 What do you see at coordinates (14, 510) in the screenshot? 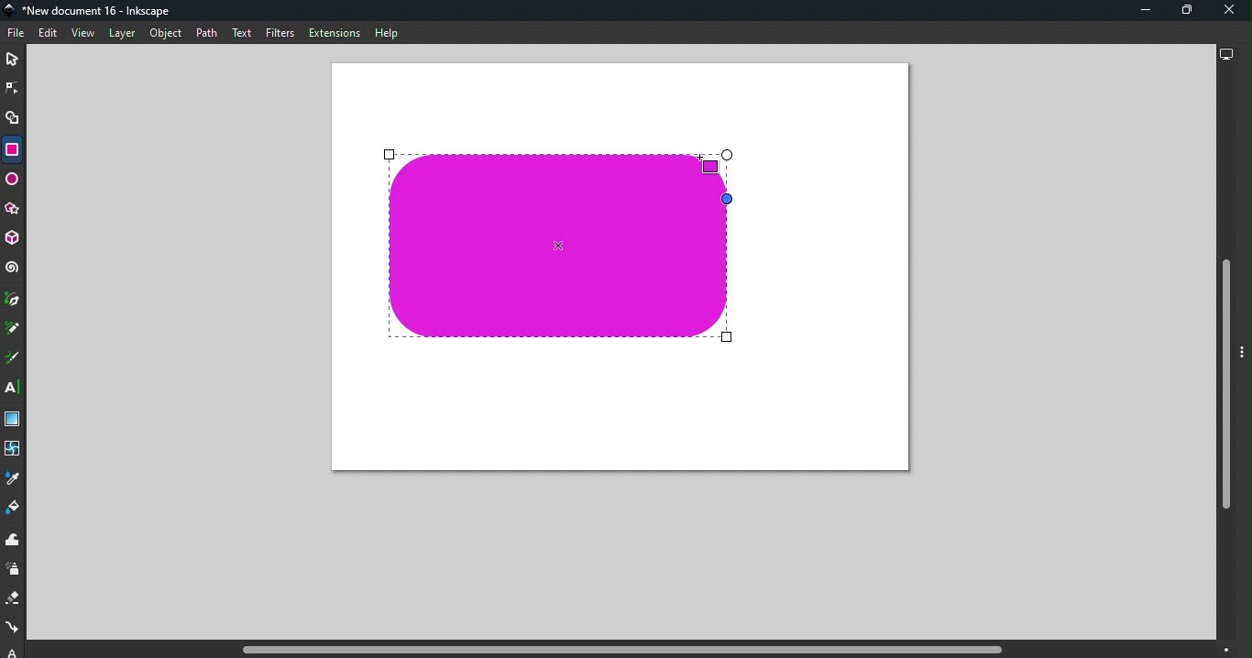
I see `Paint bucket tool` at bounding box center [14, 510].